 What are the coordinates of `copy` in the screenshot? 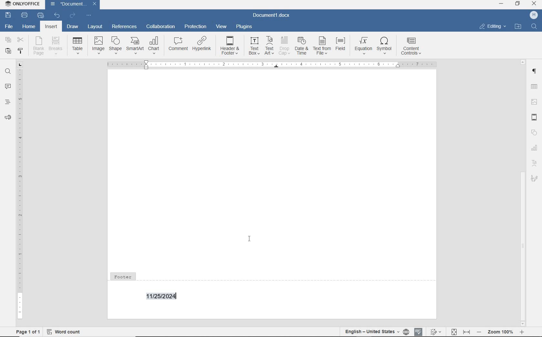 It's located at (8, 40).